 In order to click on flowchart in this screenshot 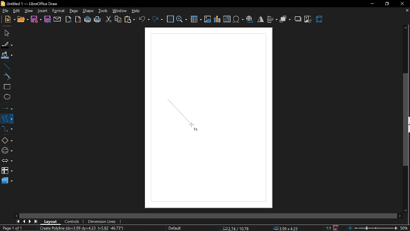, I will do `click(7, 171)`.